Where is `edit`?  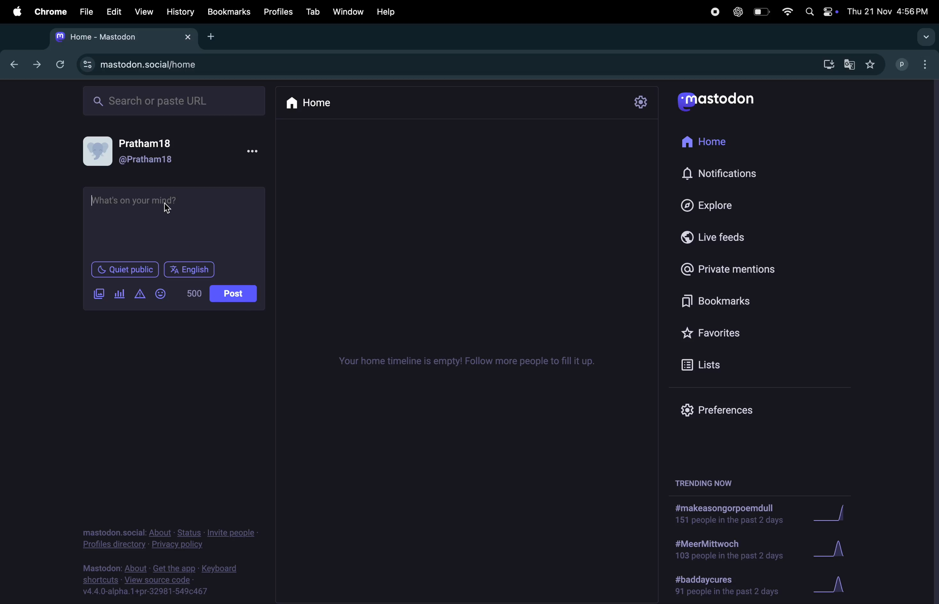
edit is located at coordinates (112, 11).